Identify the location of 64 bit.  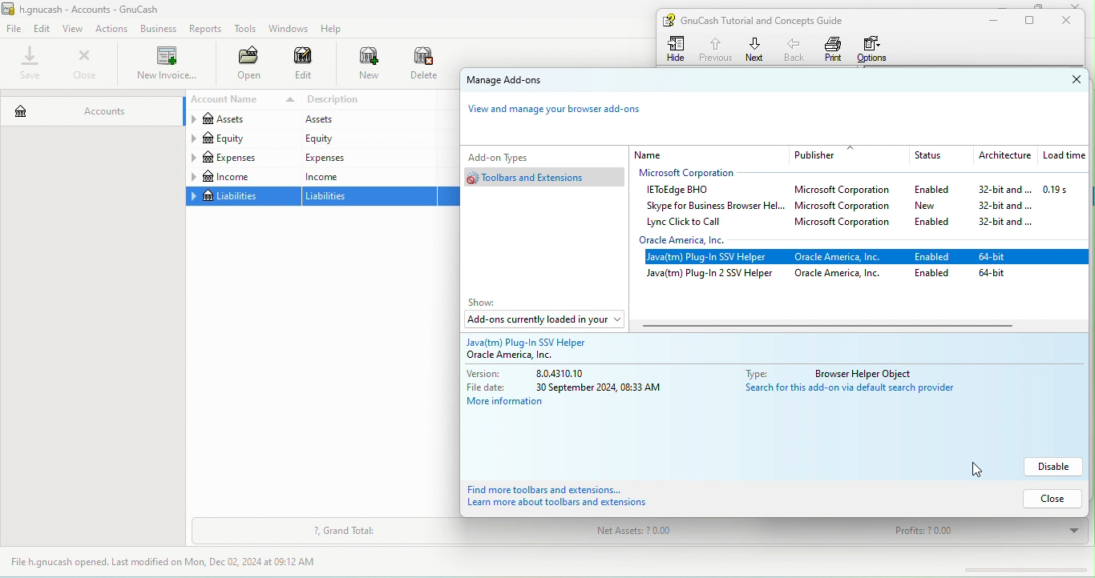
(997, 255).